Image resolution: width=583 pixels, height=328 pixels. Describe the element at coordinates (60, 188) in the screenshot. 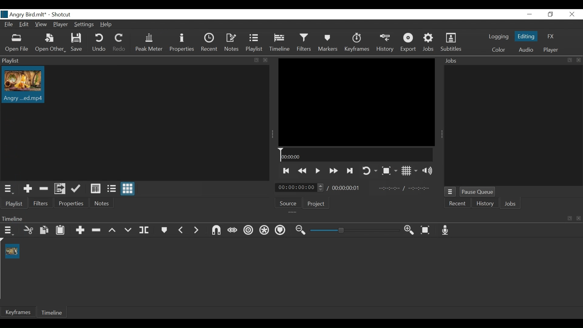

I see `Add the files to the playlist` at that location.